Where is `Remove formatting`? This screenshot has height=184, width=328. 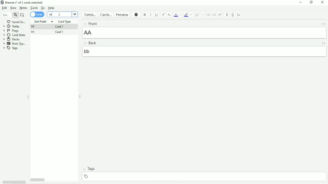
Remove formatting is located at coordinates (197, 15).